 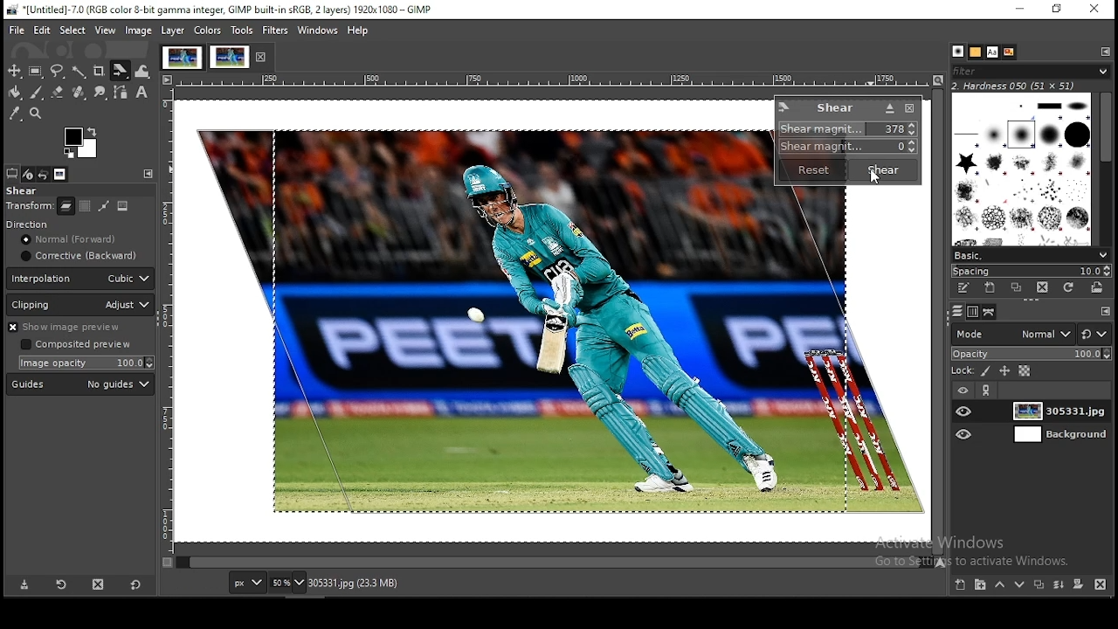 I want to click on selection, so click(x=84, y=206).